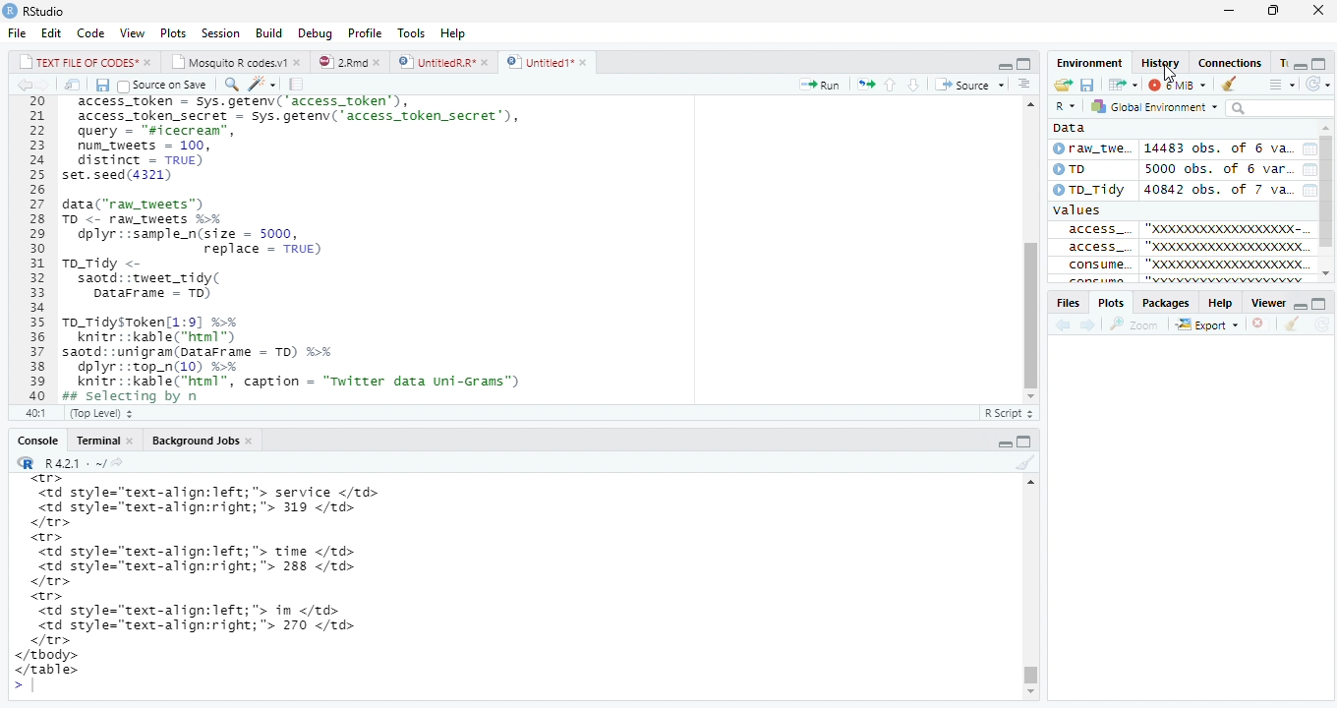 The height and width of the screenshot is (708, 1337). Describe the element at coordinates (1141, 324) in the screenshot. I see `Zoom ` at that location.